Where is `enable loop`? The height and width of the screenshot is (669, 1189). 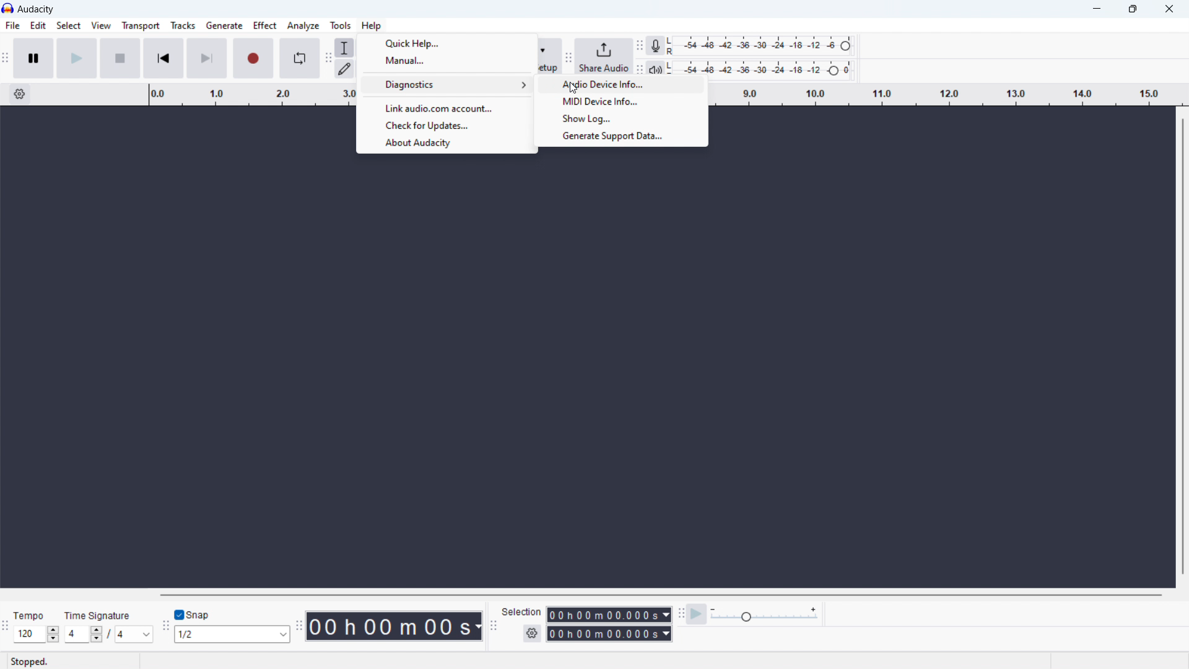
enable loop is located at coordinates (299, 58).